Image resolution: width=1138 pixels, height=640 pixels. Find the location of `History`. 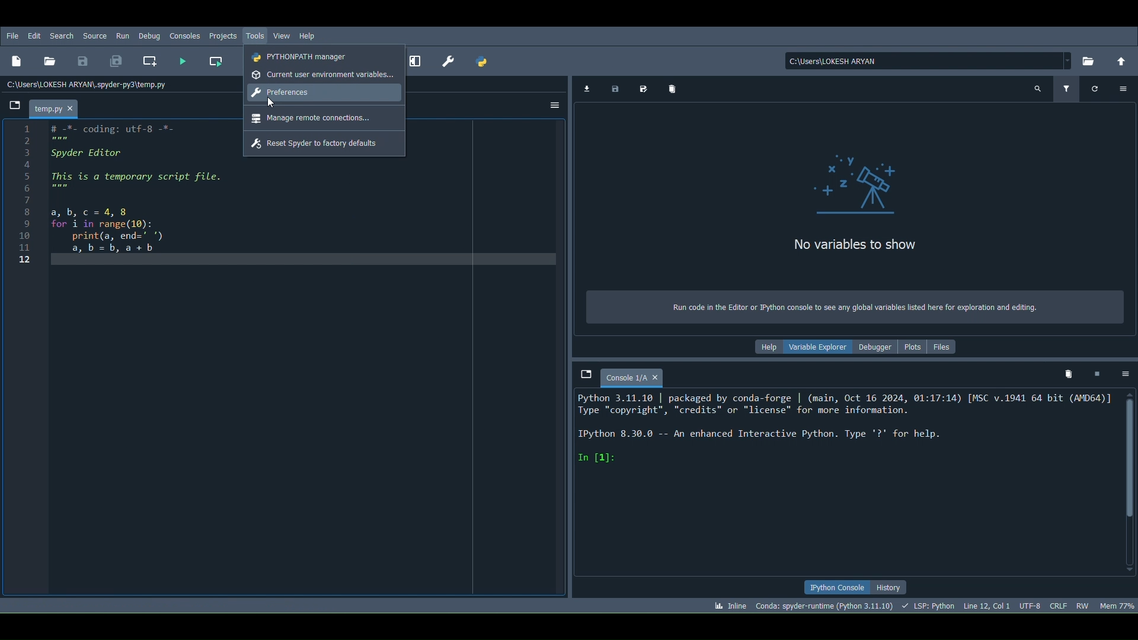

History is located at coordinates (890, 587).